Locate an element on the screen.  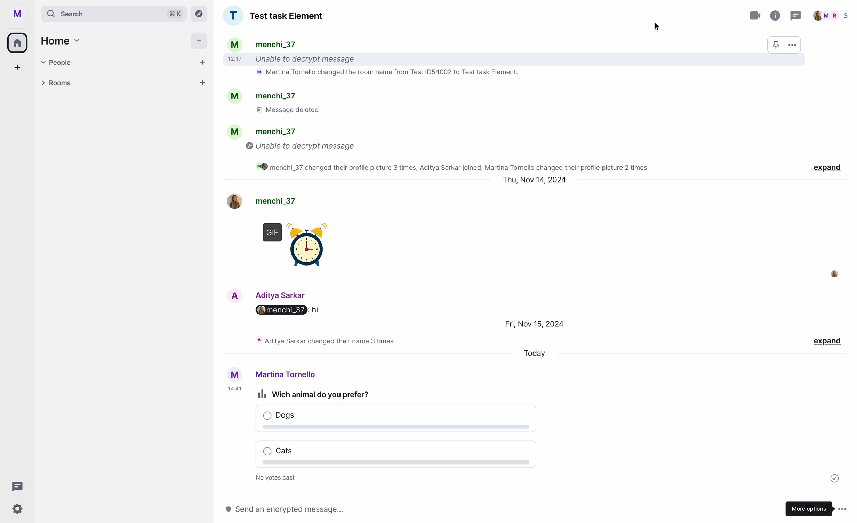
expand is located at coordinates (827, 169).